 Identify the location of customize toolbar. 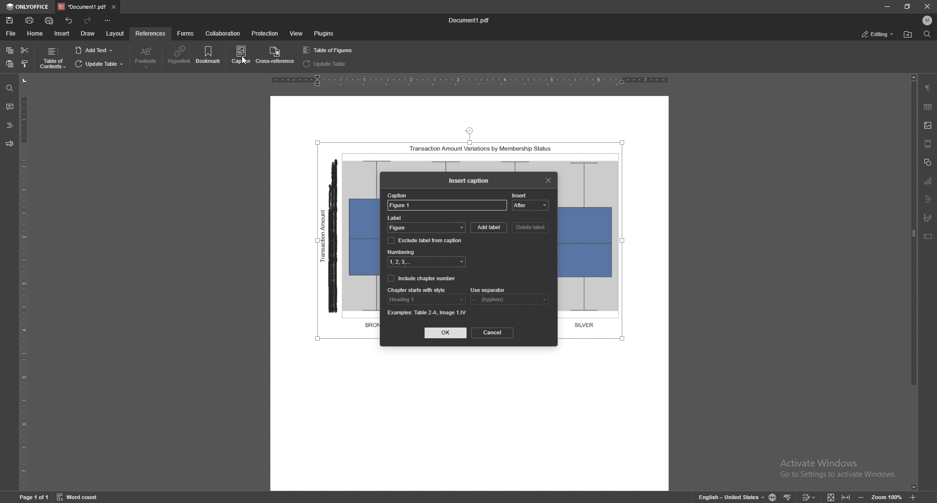
(107, 20).